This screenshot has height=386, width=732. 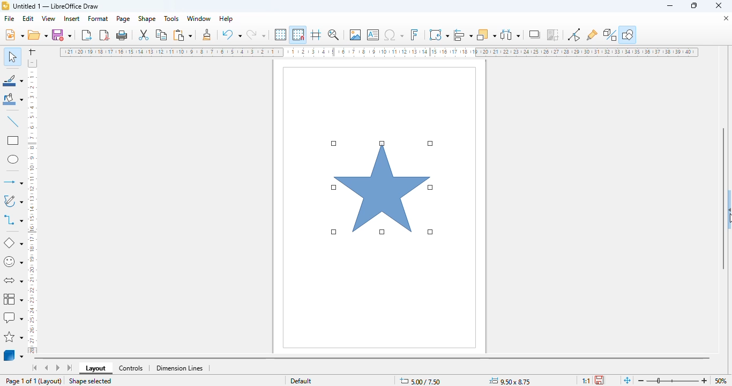 What do you see at coordinates (179, 368) in the screenshot?
I see `dimension lines` at bounding box center [179, 368].